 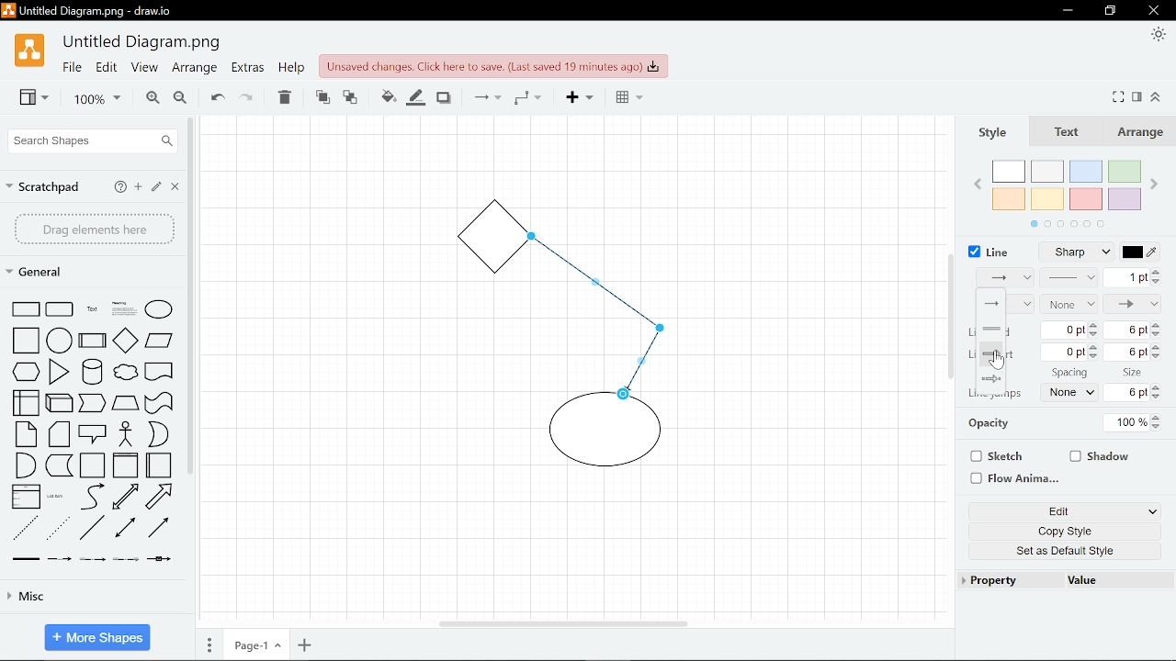 I want to click on shape, so click(x=159, y=308).